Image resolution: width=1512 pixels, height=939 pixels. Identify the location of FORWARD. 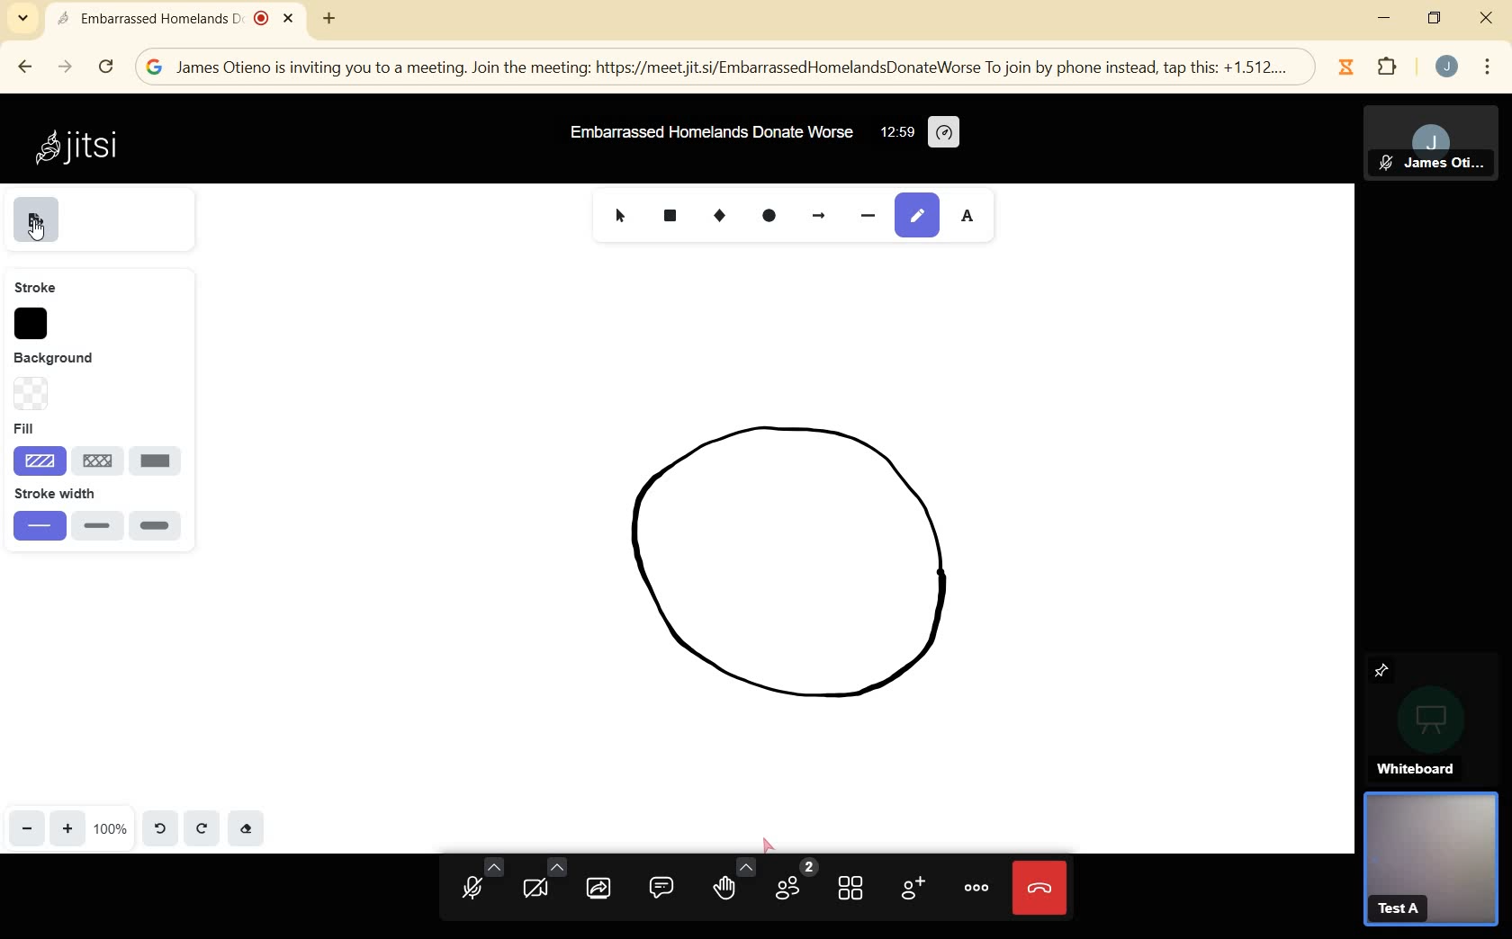
(66, 67).